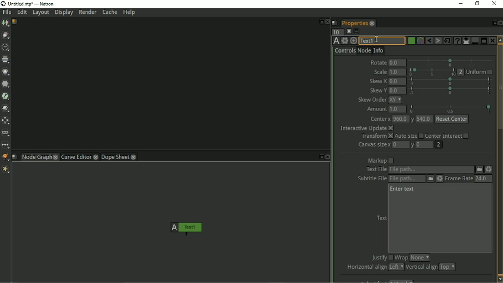 This screenshot has width=503, height=283. I want to click on close, so click(134, 157).